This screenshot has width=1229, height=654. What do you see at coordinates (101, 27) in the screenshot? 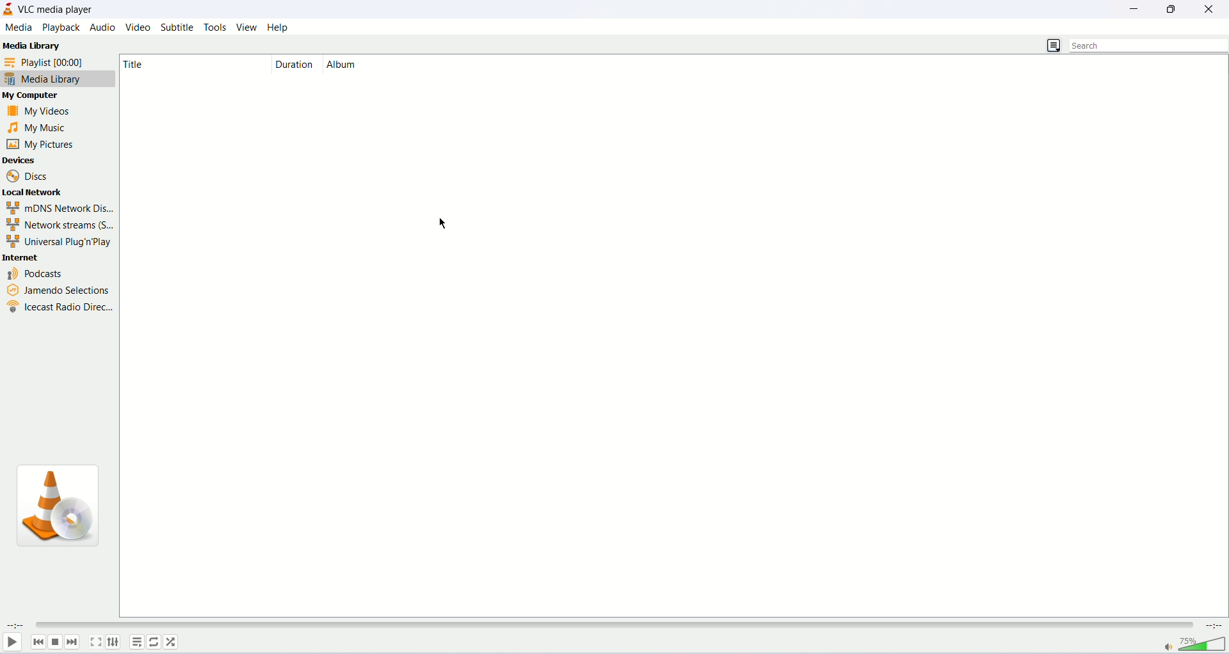
I see `audio` at bounding box center [101, 27].